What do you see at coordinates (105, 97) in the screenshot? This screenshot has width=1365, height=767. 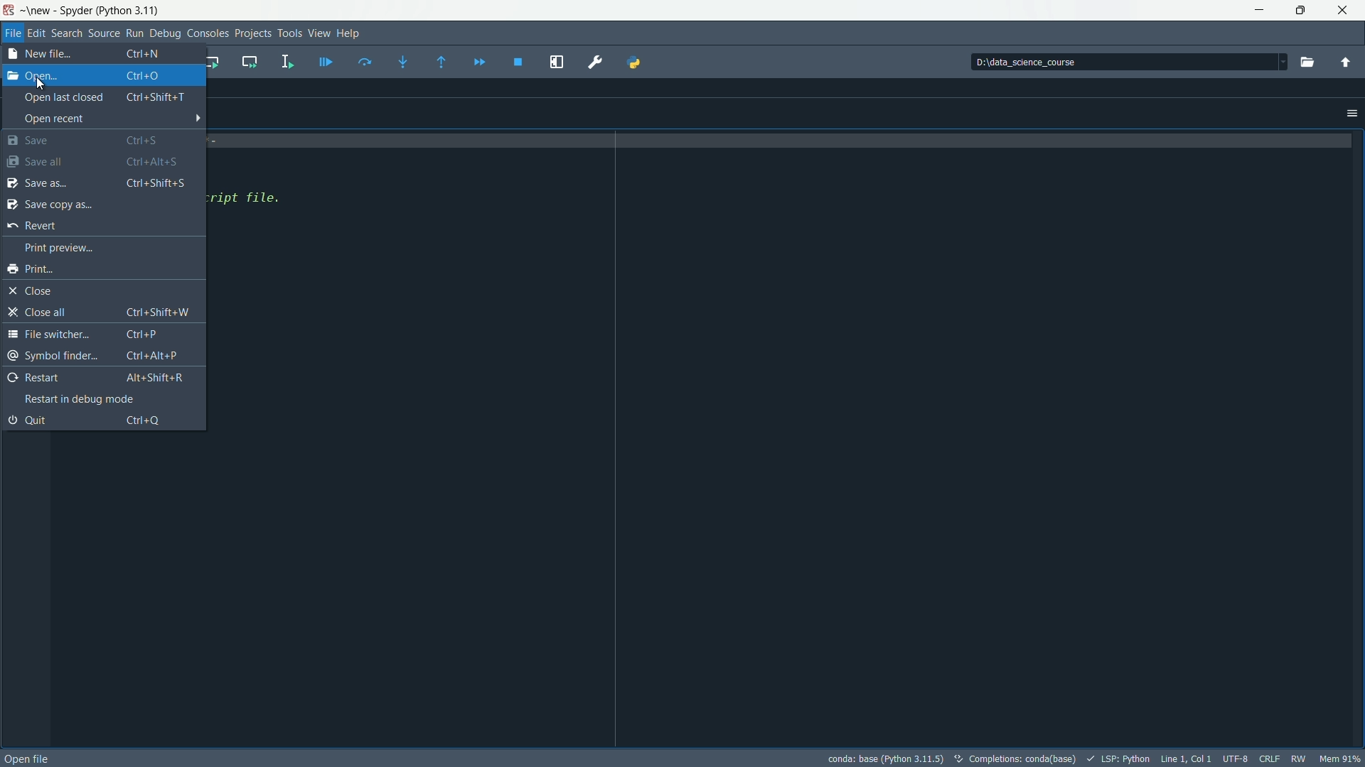 I see `open last closed` at bounding box center [105, 97].